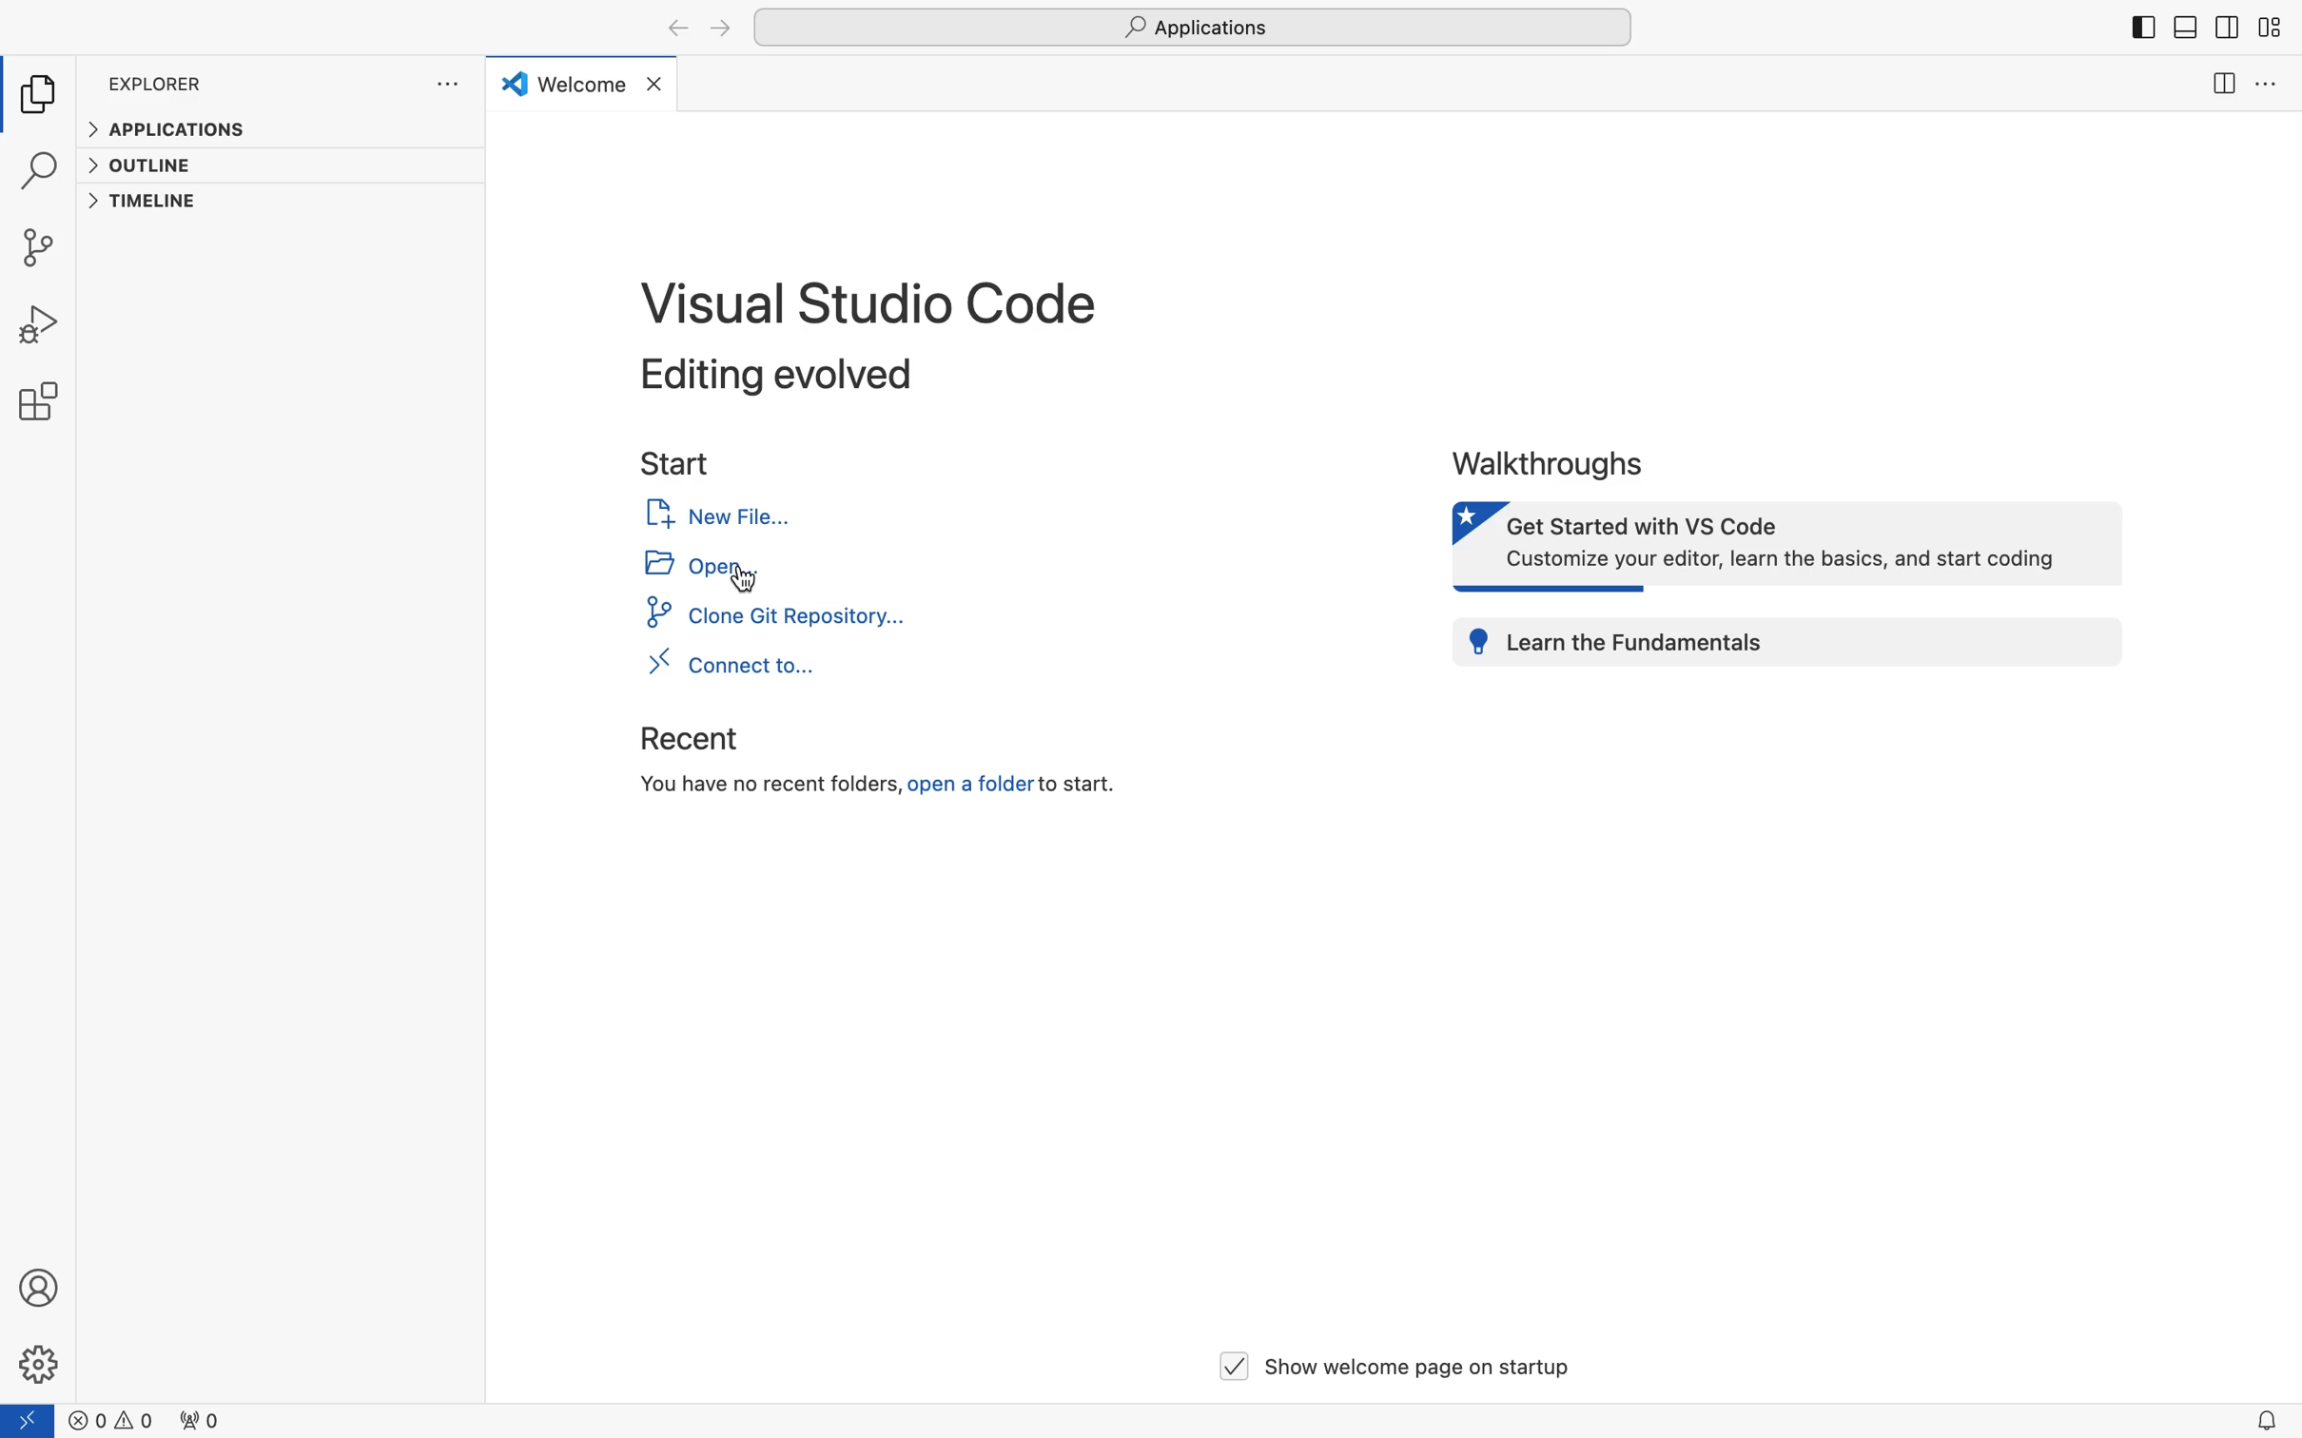 The height and width of the screenshot is (1438, 2302). I want to click on toggle panel, so click(2184, 28).